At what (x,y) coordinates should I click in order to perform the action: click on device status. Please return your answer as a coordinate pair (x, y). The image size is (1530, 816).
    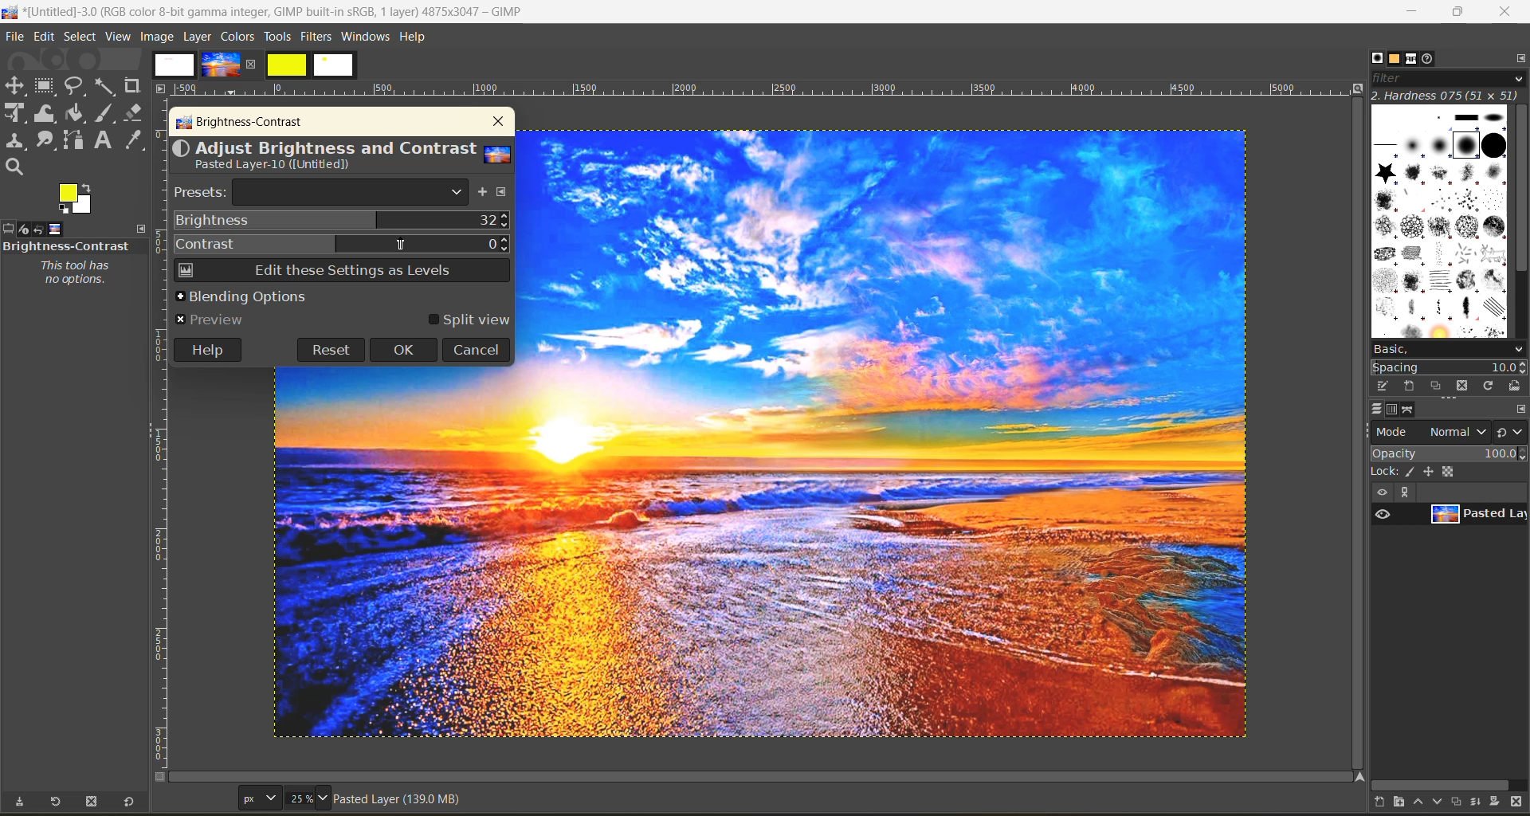
    Looking at the image, I should click on (22, 229).